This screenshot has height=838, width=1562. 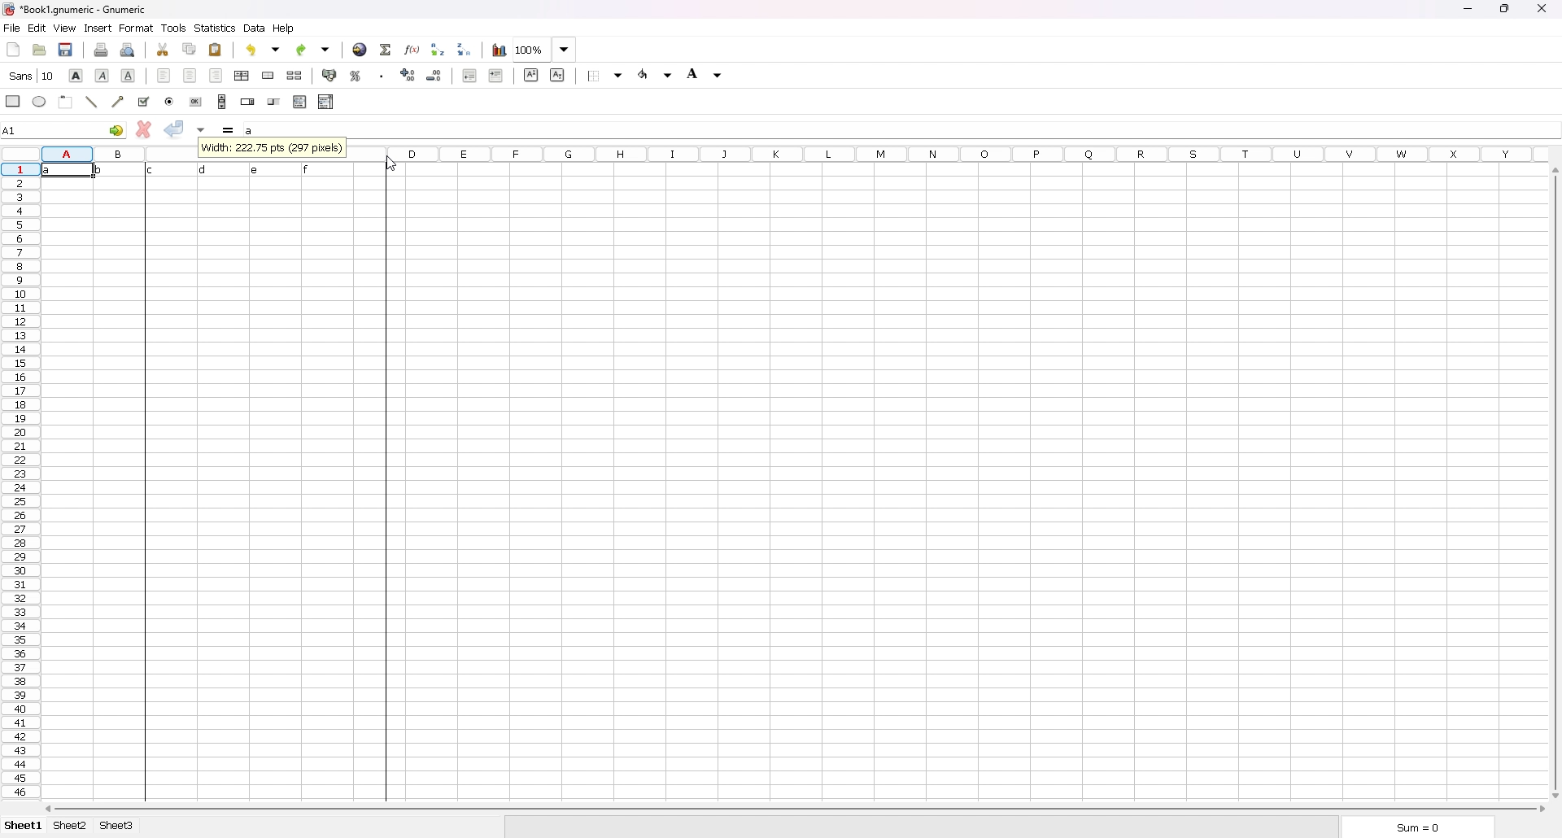 What do you see at coordinates (13, 100) in the screenshot?
I see `rectangle` at bounding box center [13, 100].